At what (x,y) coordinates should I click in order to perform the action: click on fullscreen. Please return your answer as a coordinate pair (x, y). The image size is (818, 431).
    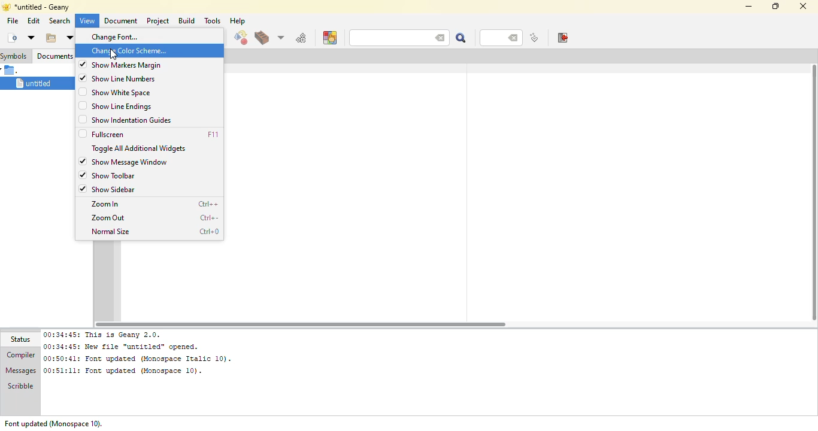
    Looking at the image, I should click on (111, 133).